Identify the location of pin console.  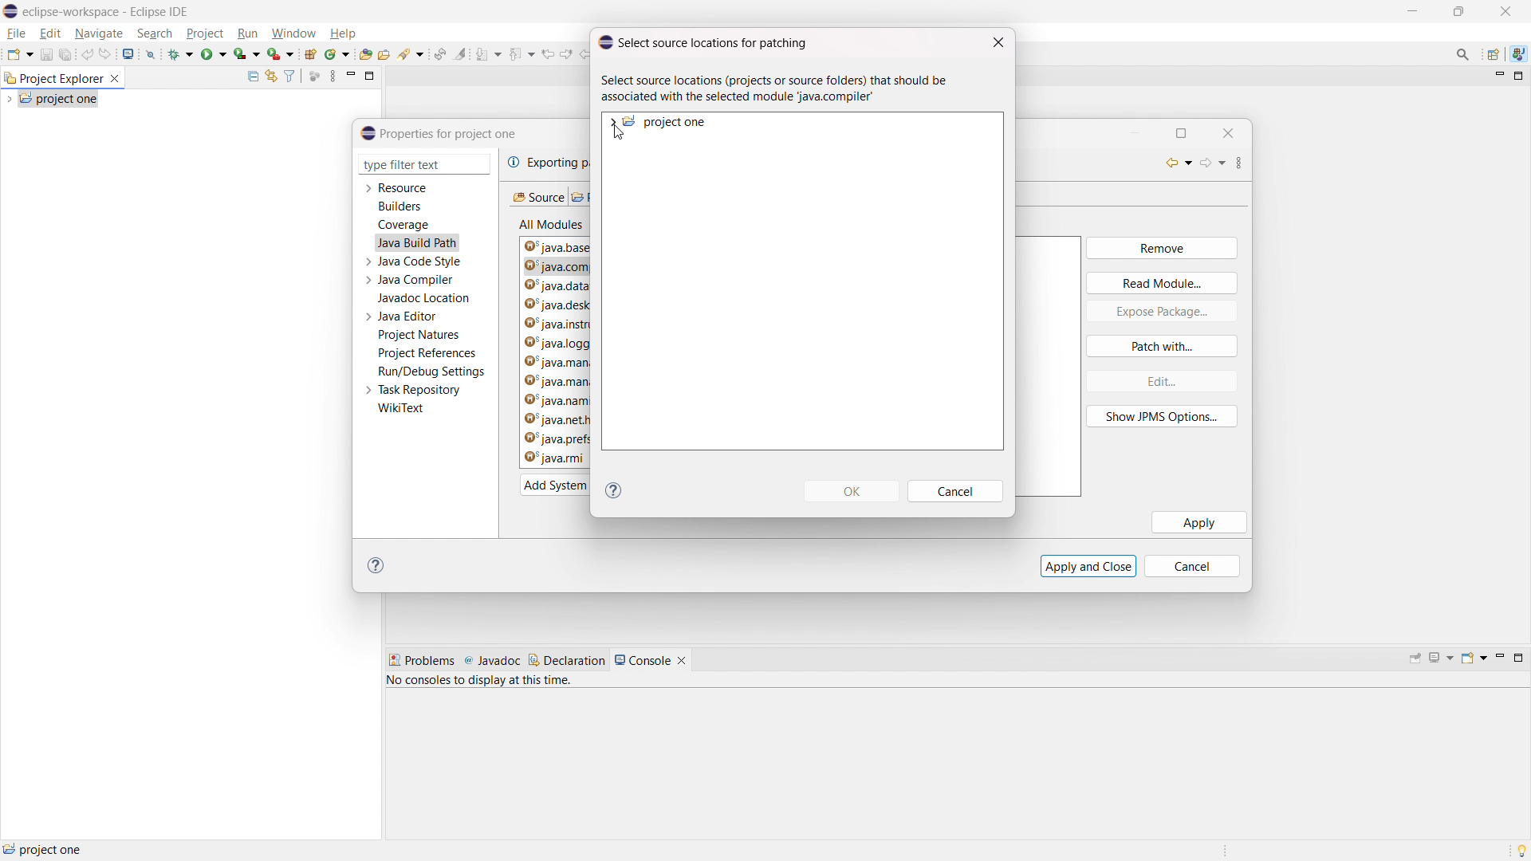
(1415, 659).